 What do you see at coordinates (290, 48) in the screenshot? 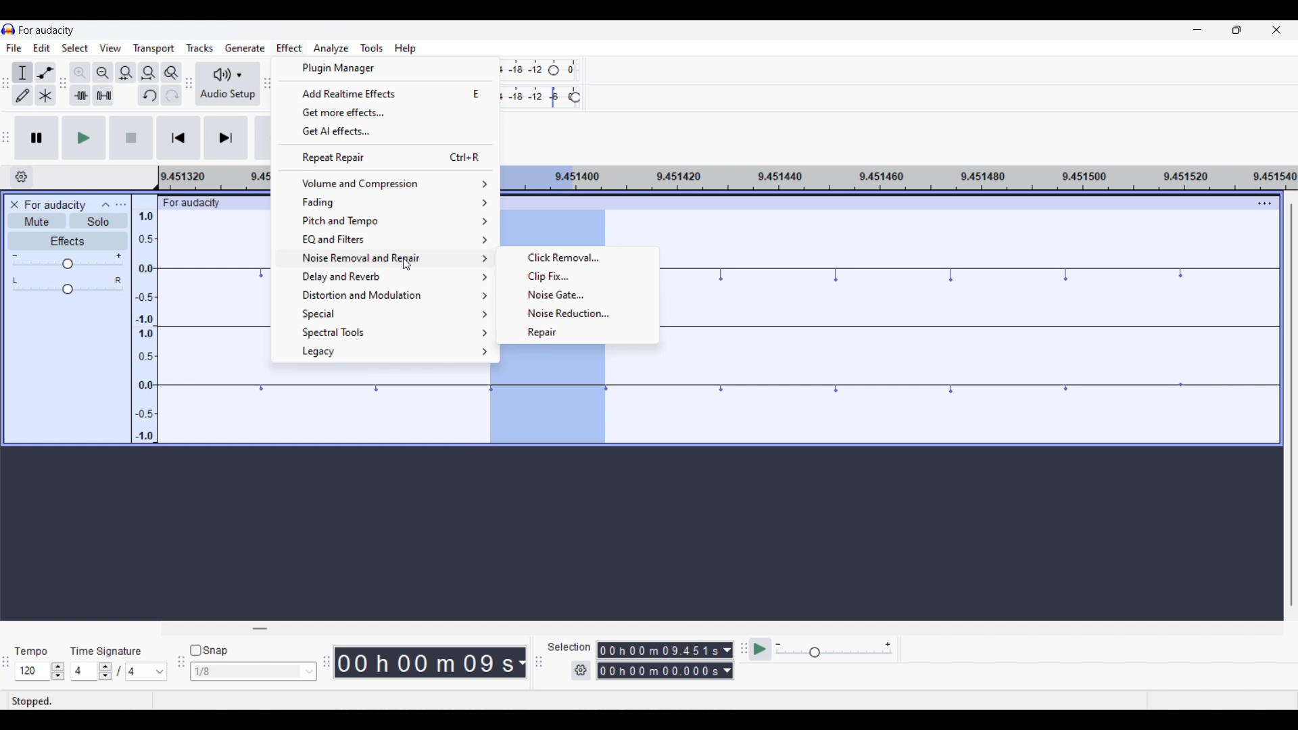
I see `Effect menu` at bounding box center [290, 48].